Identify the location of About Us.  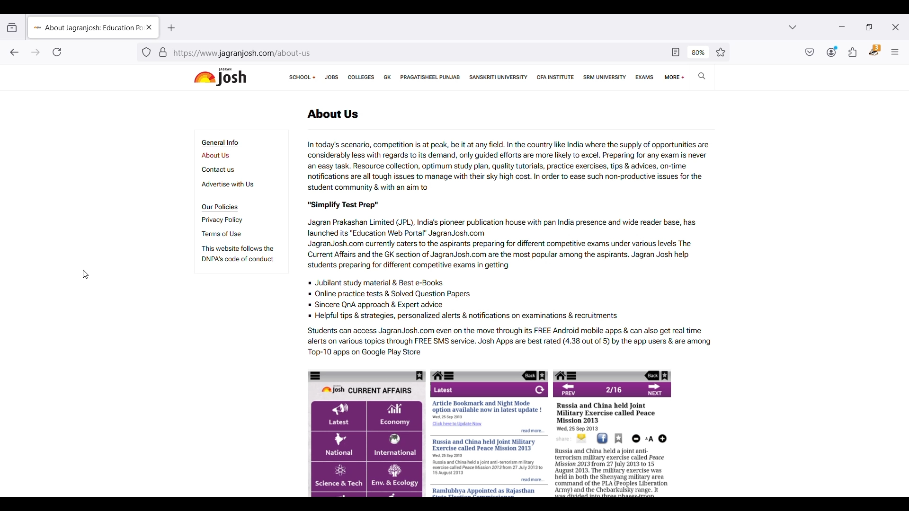
(339, 115).